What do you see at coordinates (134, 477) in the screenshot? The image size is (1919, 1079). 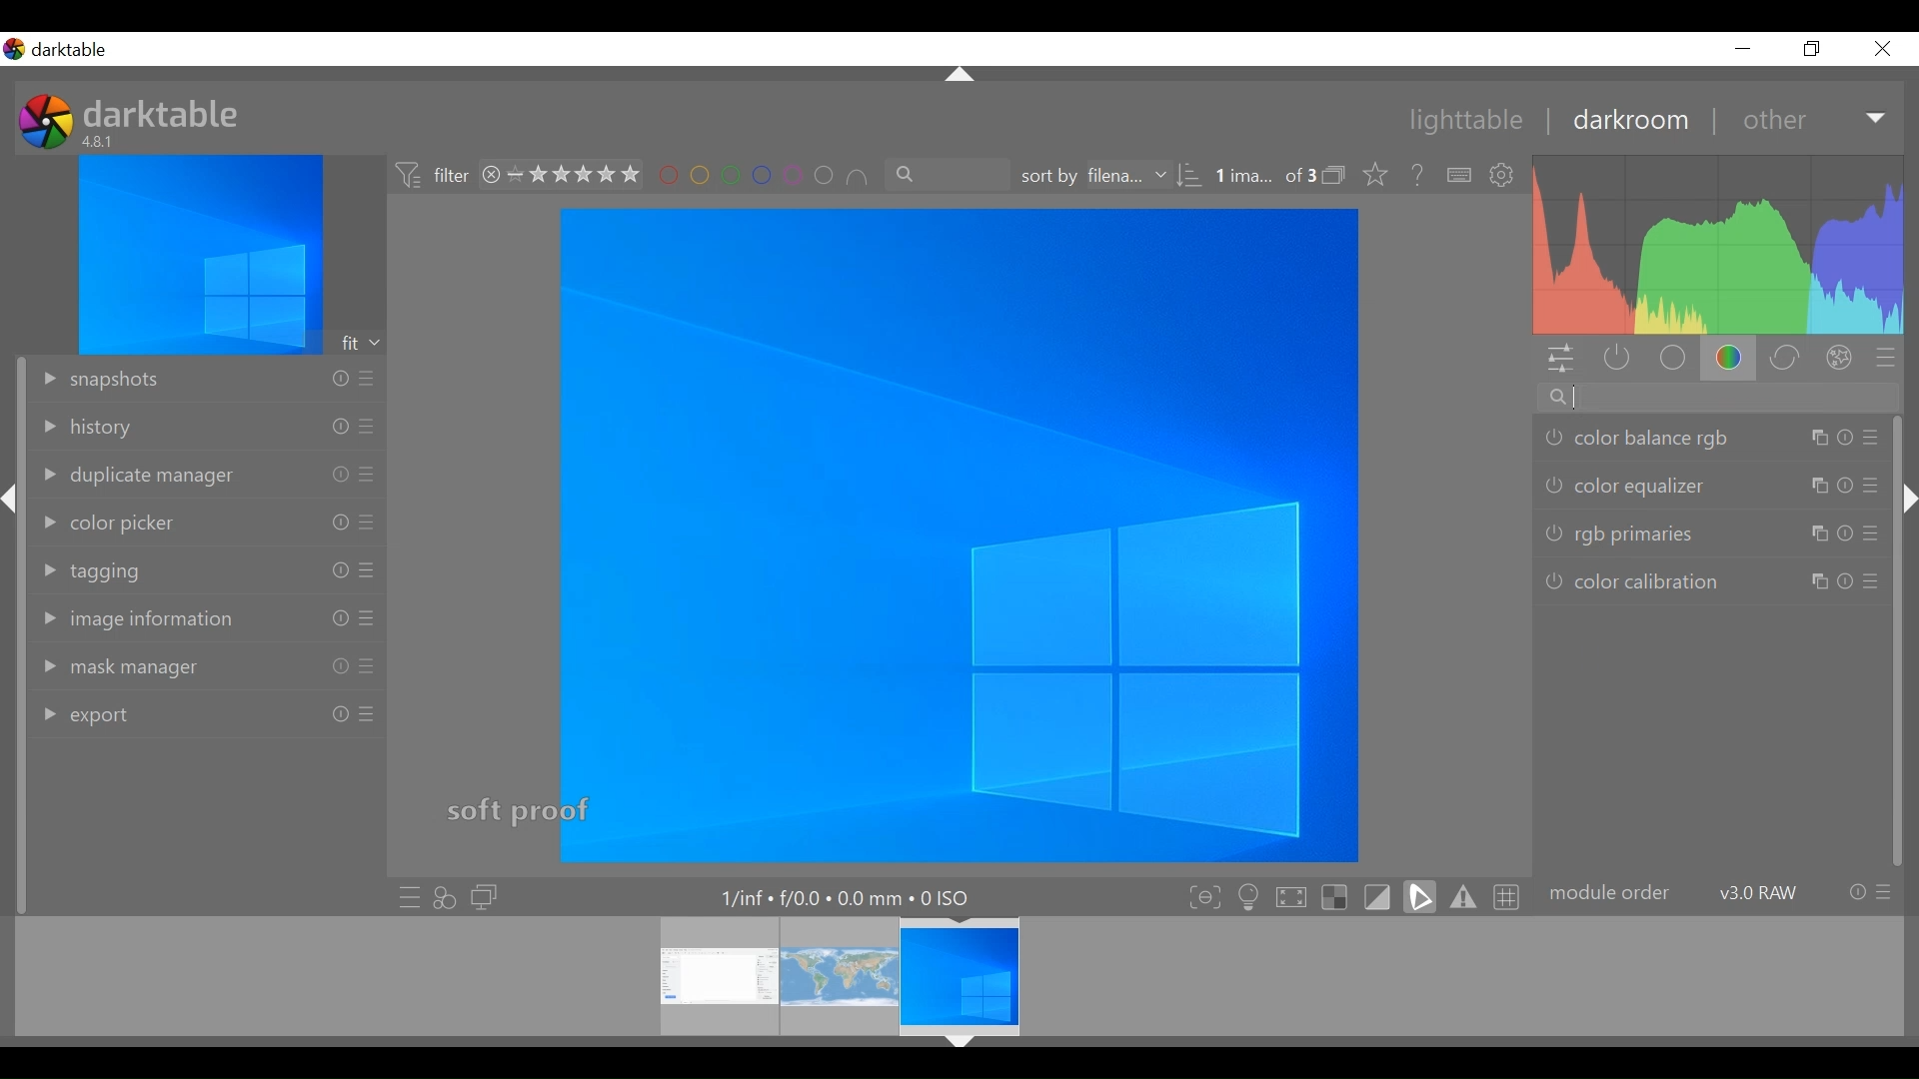 I see `duplicate manager` at bounding box center [134, 477].